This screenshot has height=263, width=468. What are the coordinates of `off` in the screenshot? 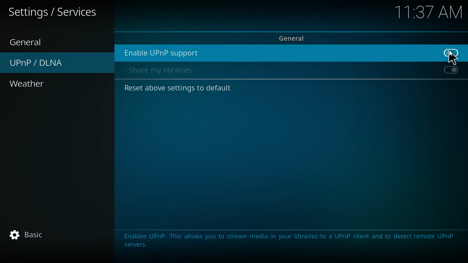 It's located at (454, 53).